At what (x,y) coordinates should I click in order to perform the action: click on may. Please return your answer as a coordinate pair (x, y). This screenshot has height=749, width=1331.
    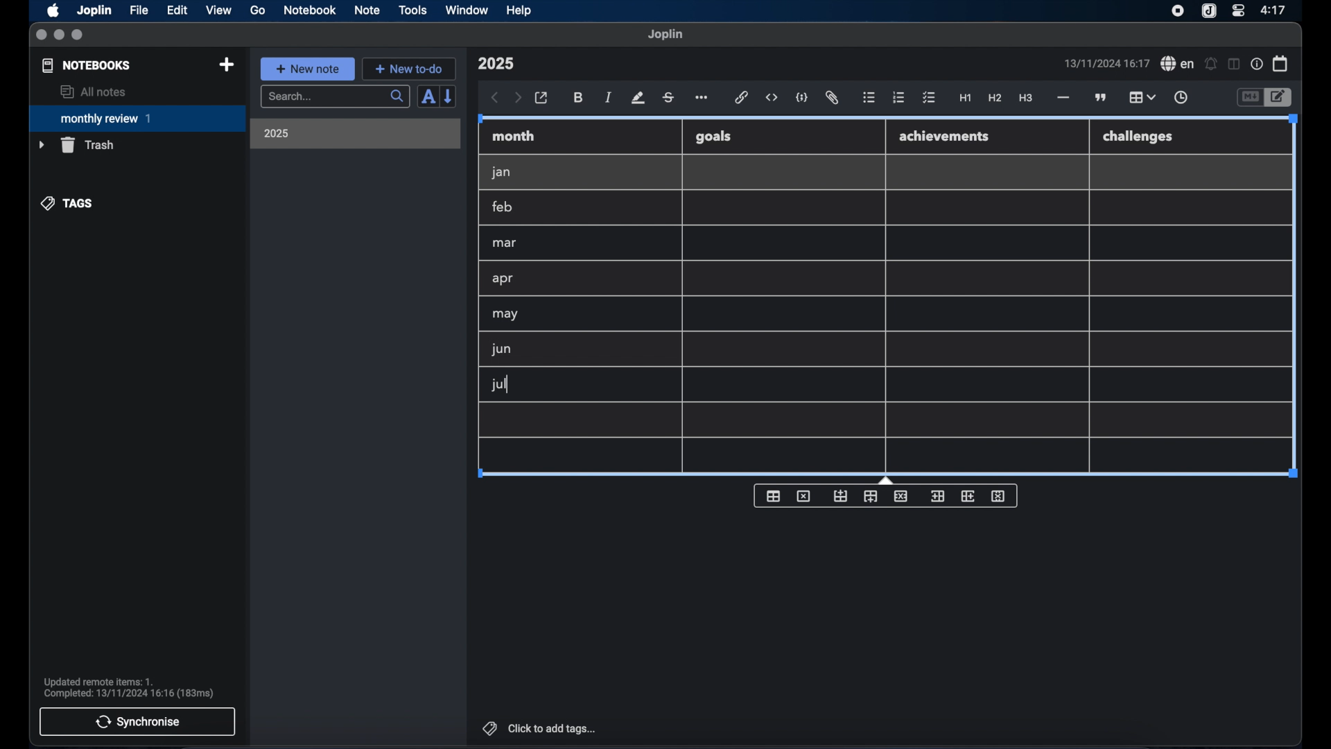
    Looking at the image, I should click on (505, 314).